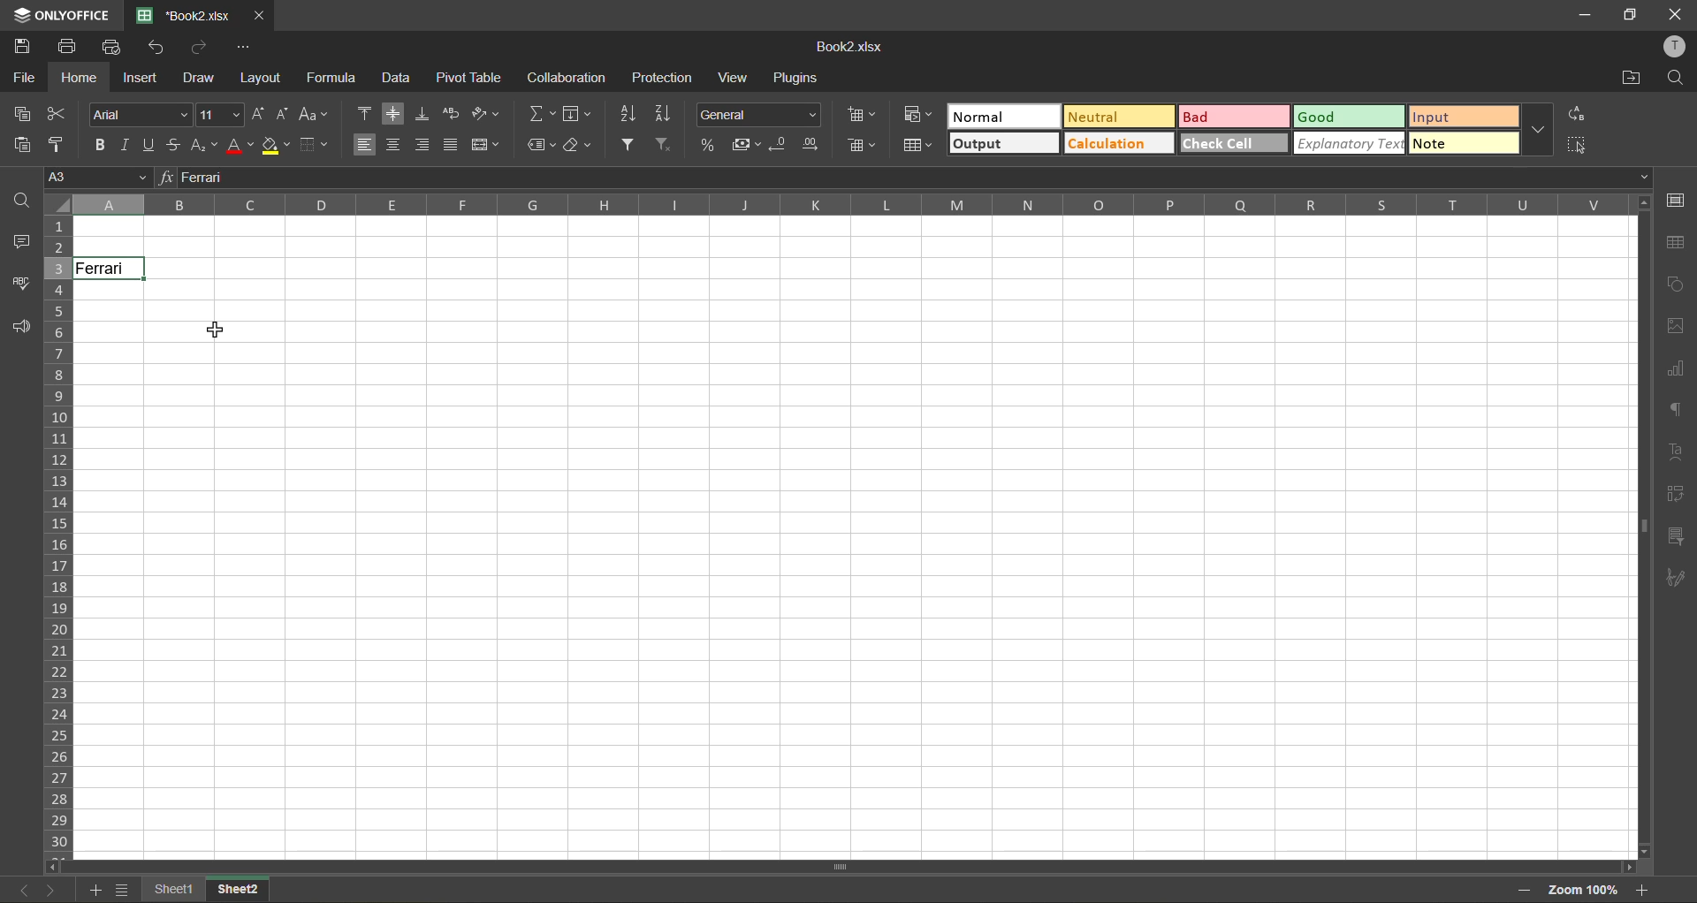 The height and width of the screenshot is (903, 1697). Describe the element at coordinates (261, 80) in the screenshot. I see `layout` at that location.